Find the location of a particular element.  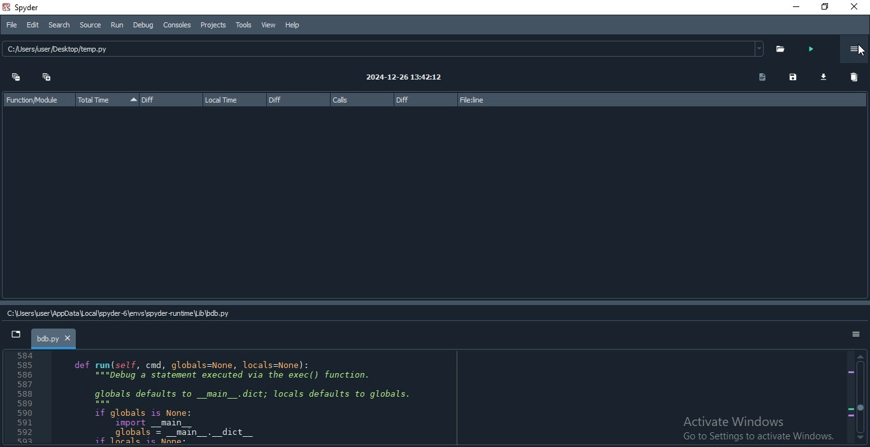

Diff is located at coordinates (298, 100).